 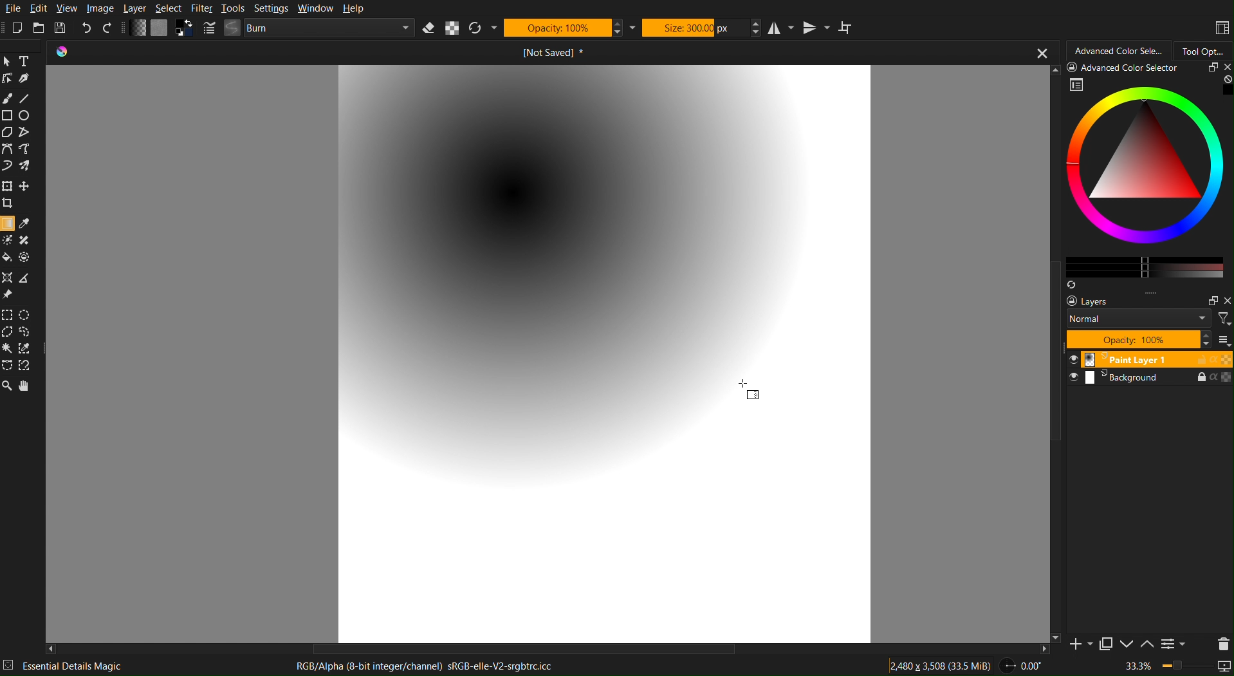 What do you see at coordinates (1142, 174) in the screenshot?
I see `Advanced Color Selector` at bounding box center [1142, 174].